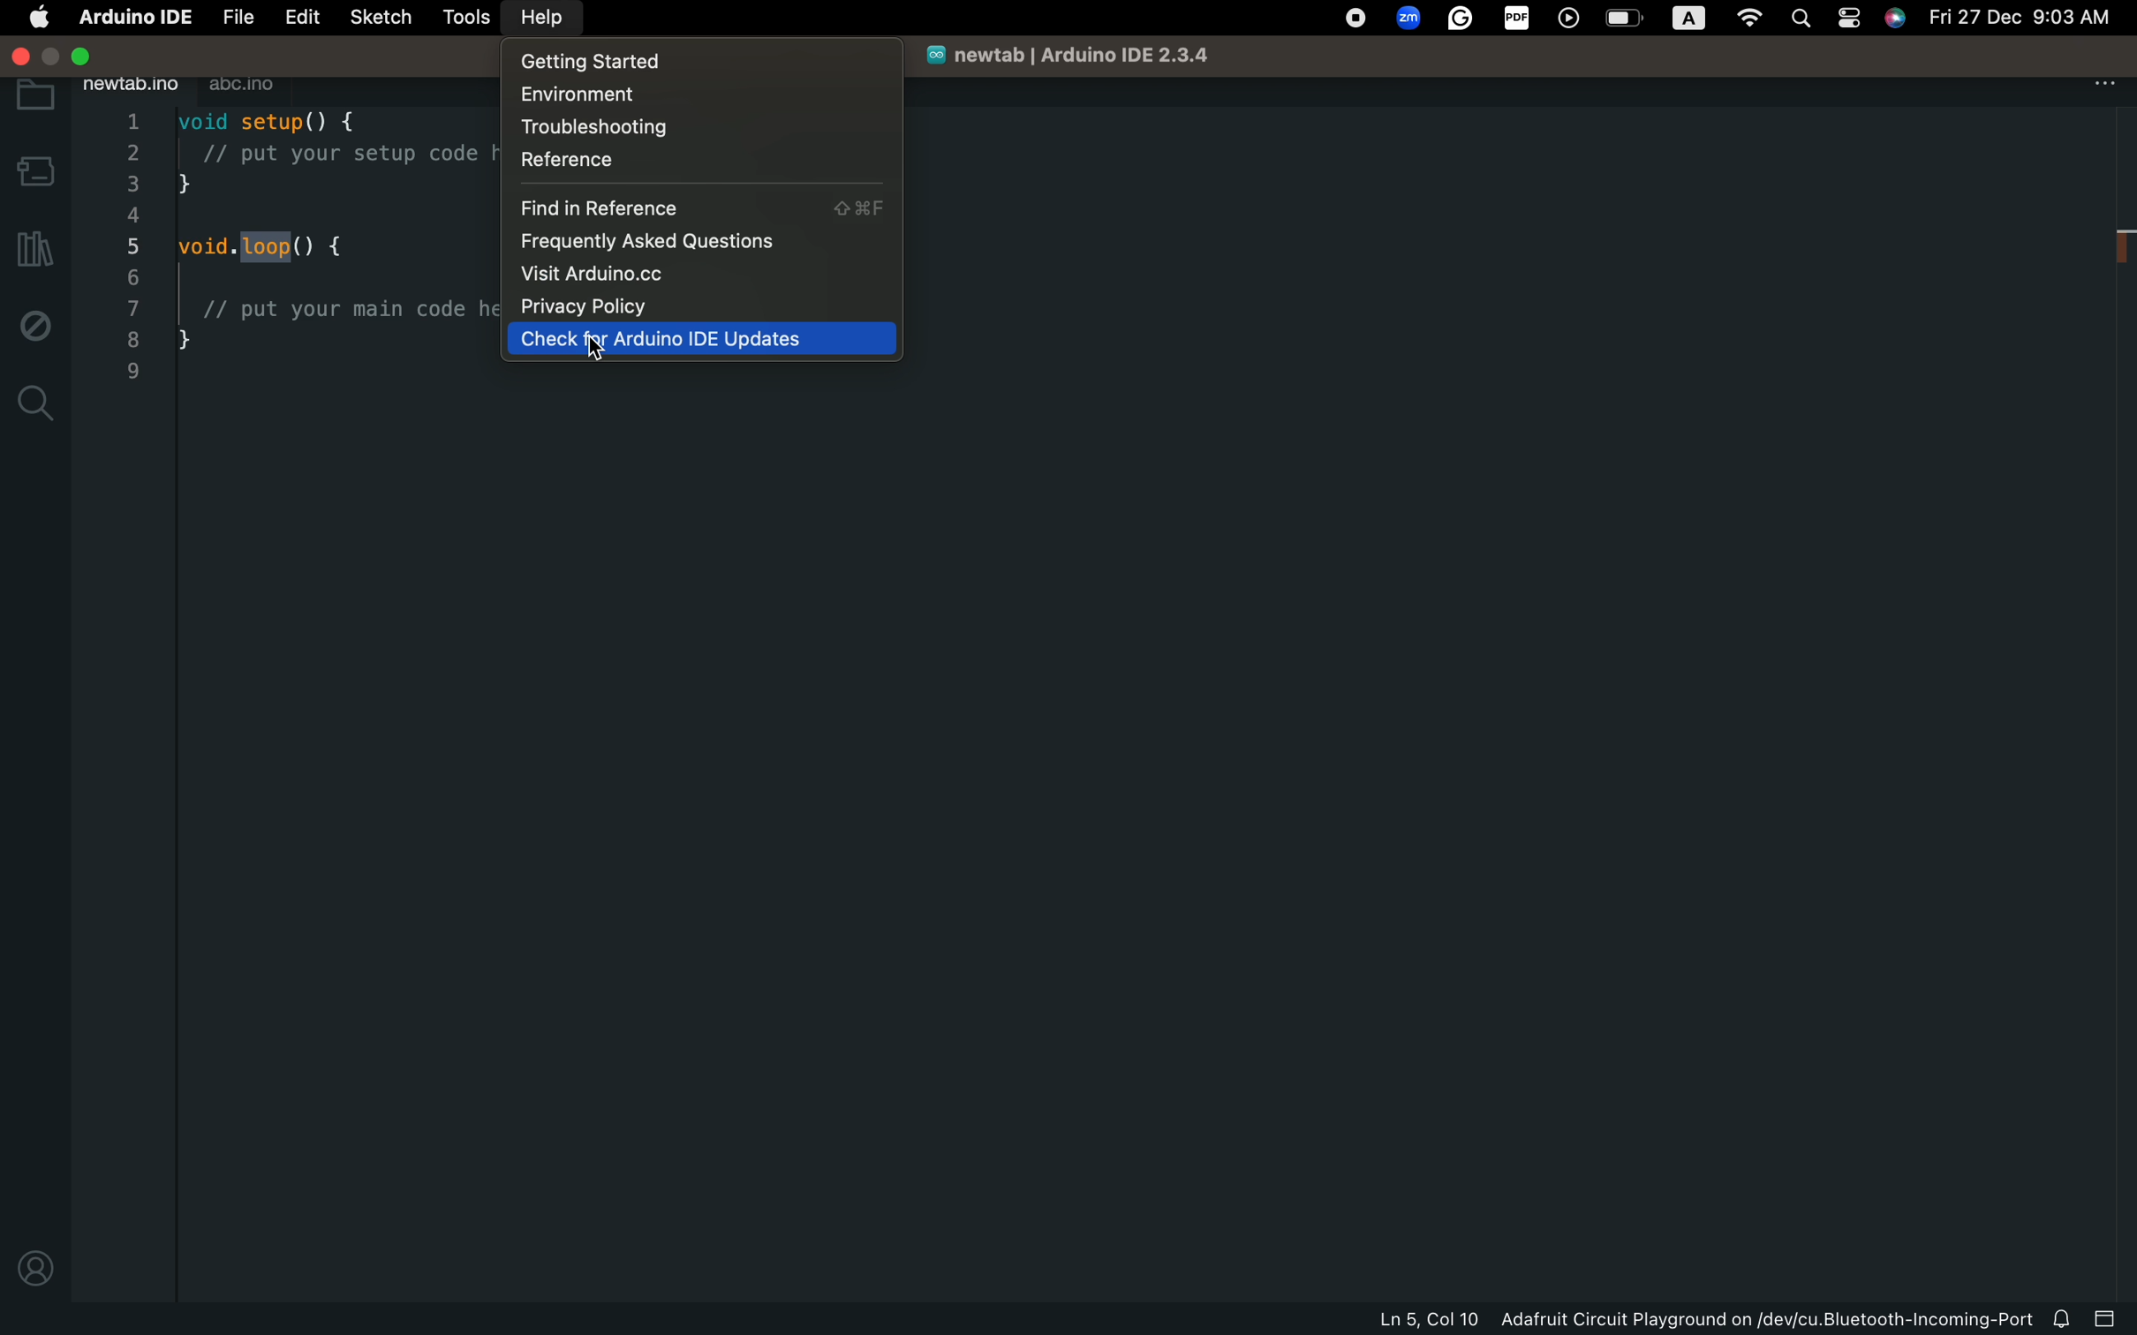 Image resolution: width=2137 pixels, height=1335 pixels. I want to click on Battery, so click(1628, 16).